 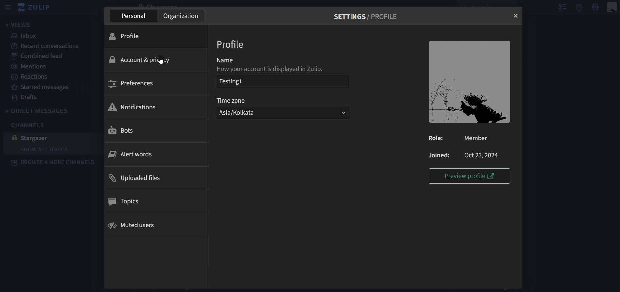 I want to click on personal menu, so click(x=612, y=7).